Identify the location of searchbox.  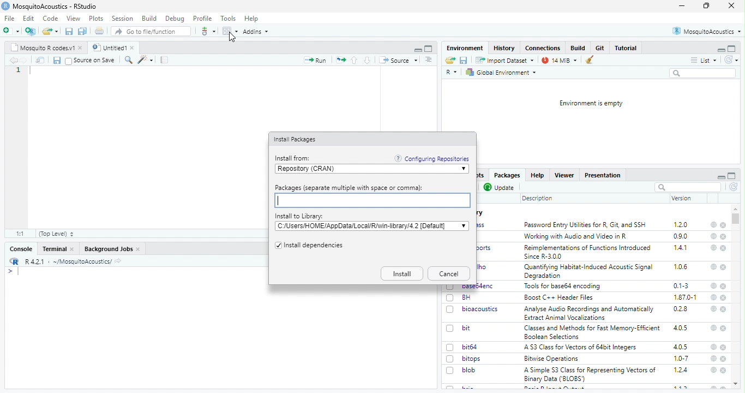
(704, 74).